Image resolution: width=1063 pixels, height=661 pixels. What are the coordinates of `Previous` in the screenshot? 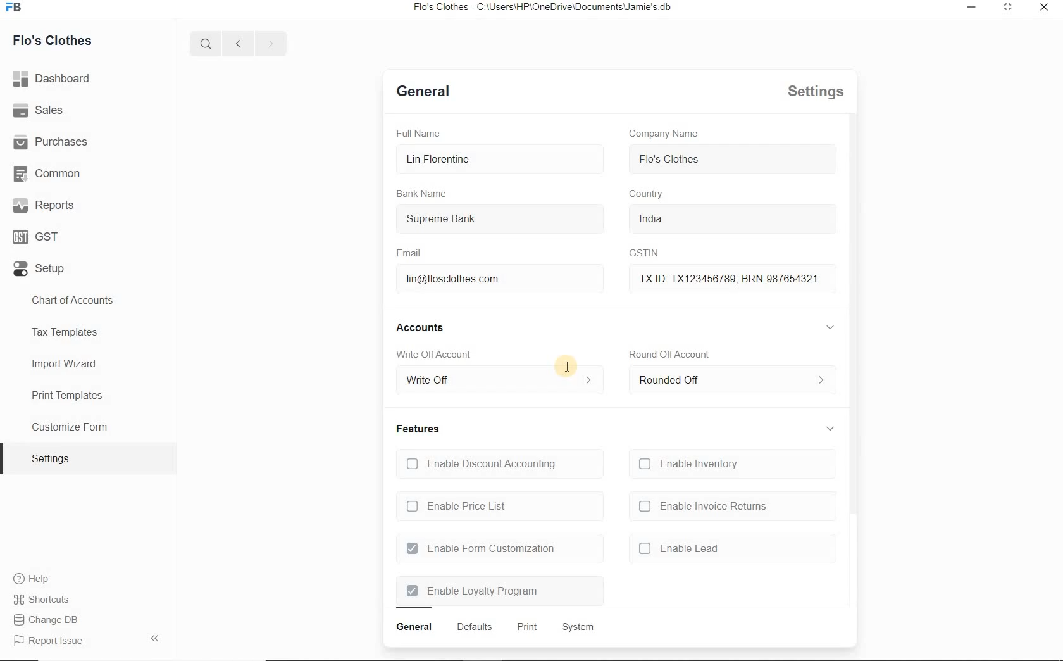 It's located at (236, 42).